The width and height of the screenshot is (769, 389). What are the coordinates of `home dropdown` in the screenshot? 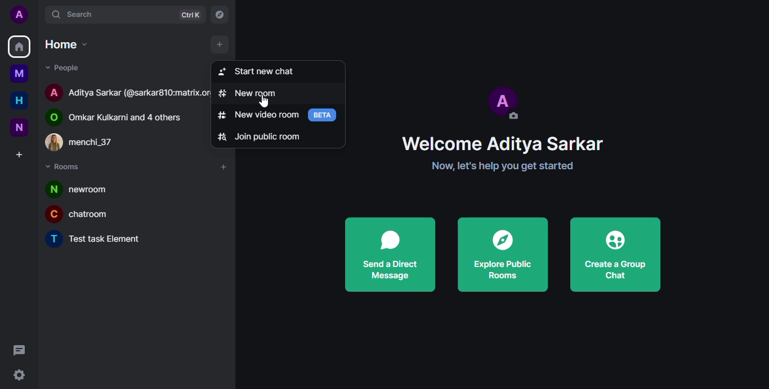 It's located at (70, 43).